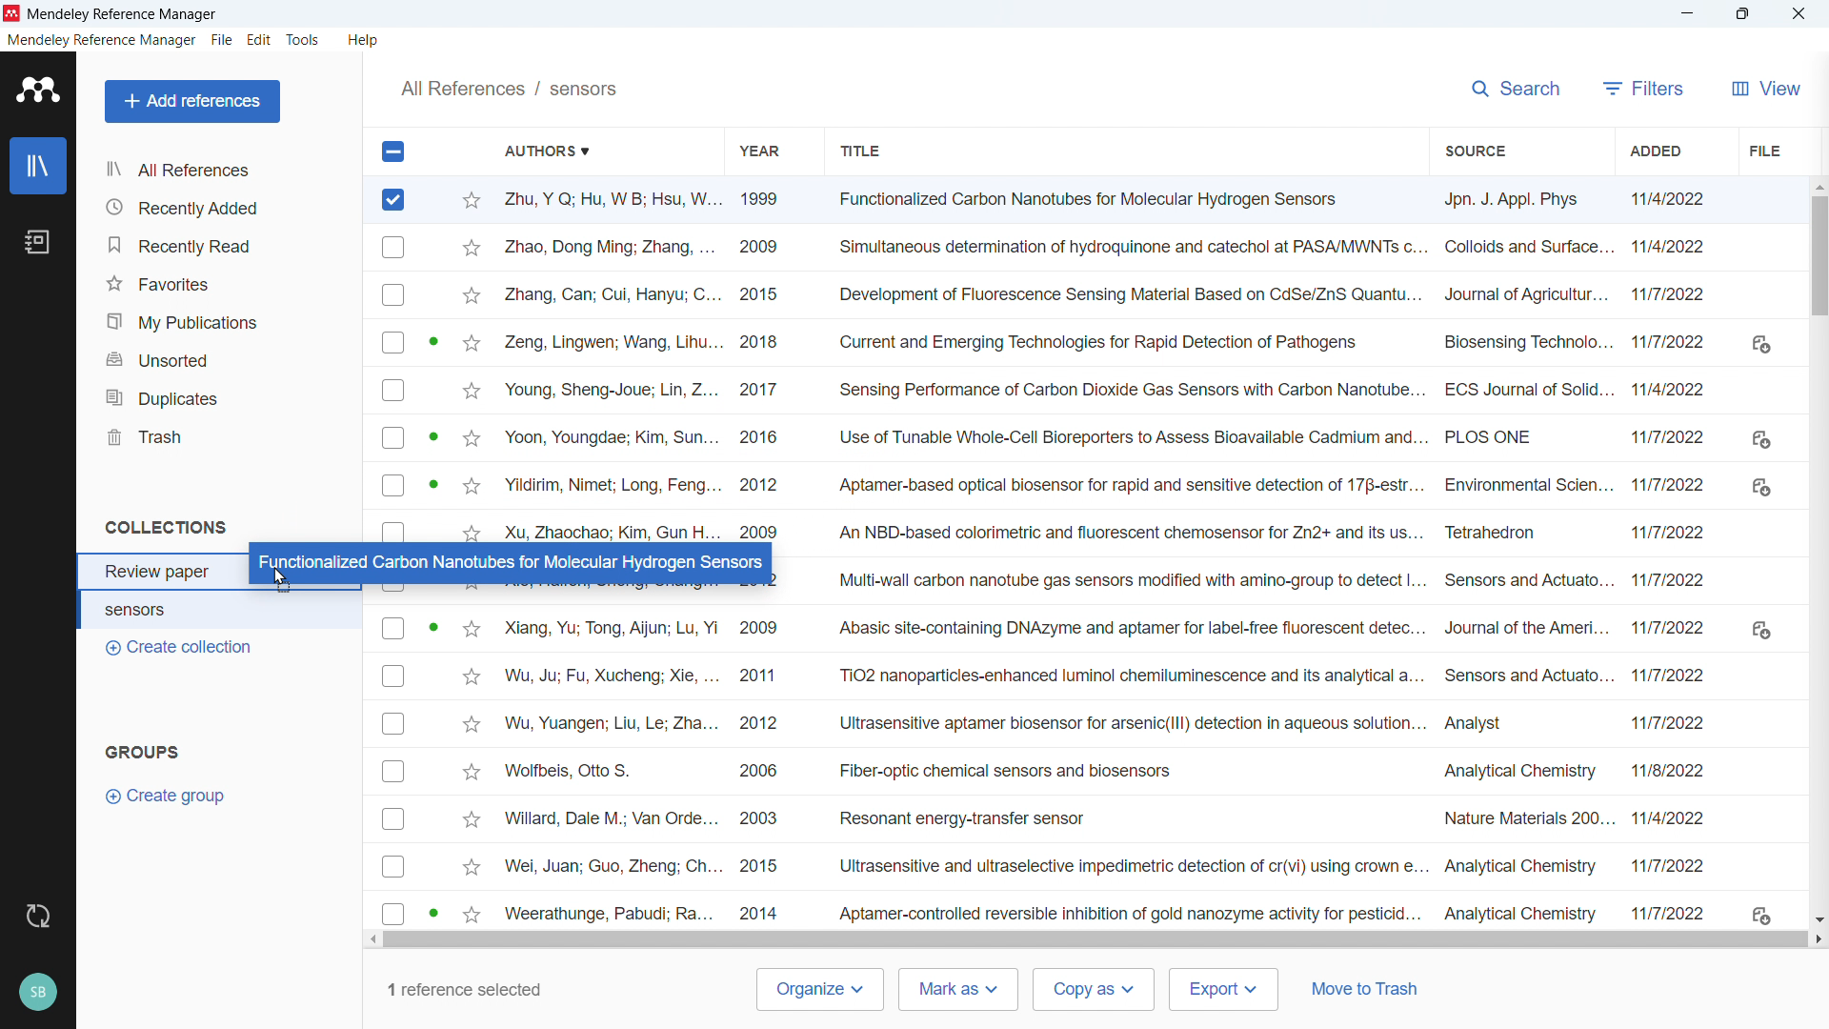  I want to click on Number of references is selected, so click(461, 989).